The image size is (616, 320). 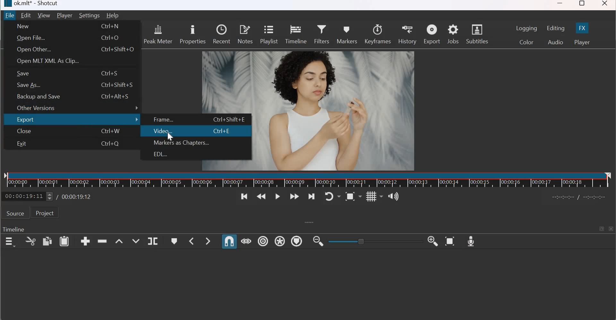 What do you see at coordinates (245, 34) in the screenshot?
I see `Notes` at bounding box center [245, 34].